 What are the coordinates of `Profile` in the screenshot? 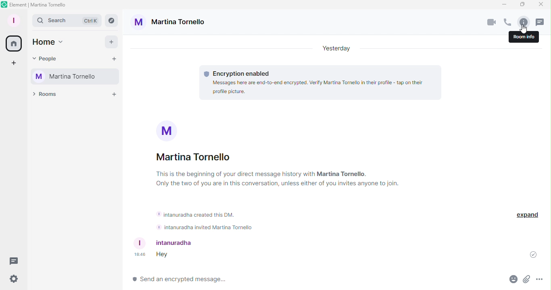 It's located at (13, 19).